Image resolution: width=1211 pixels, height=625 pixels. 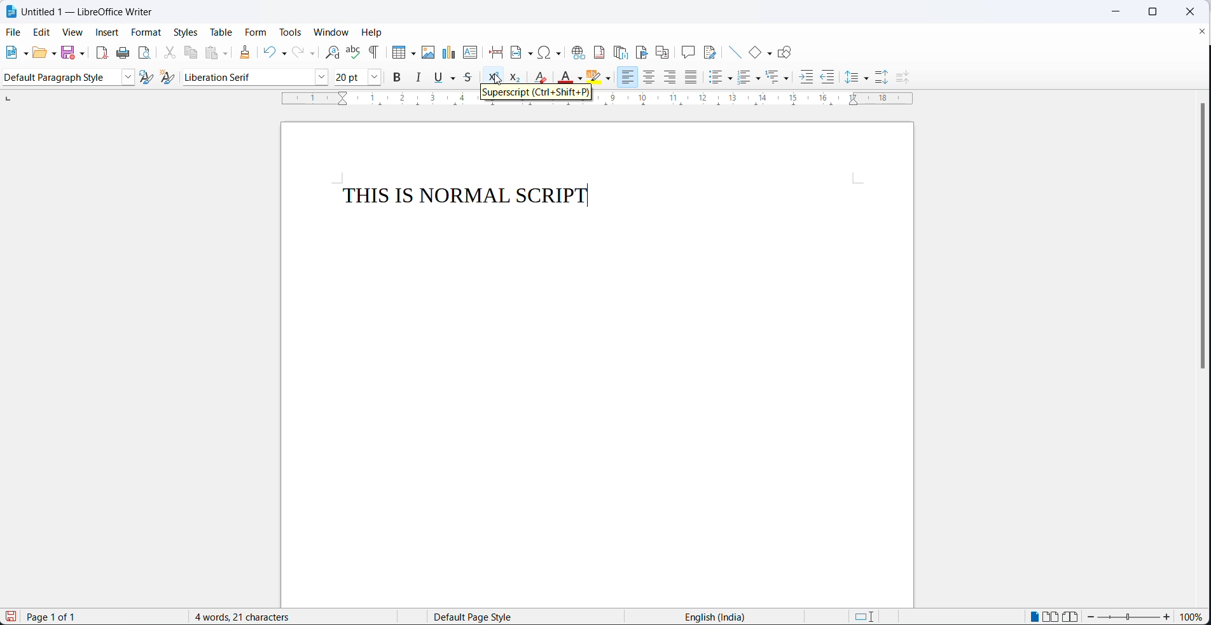 I want to click on file, so click(x=15, y=32).